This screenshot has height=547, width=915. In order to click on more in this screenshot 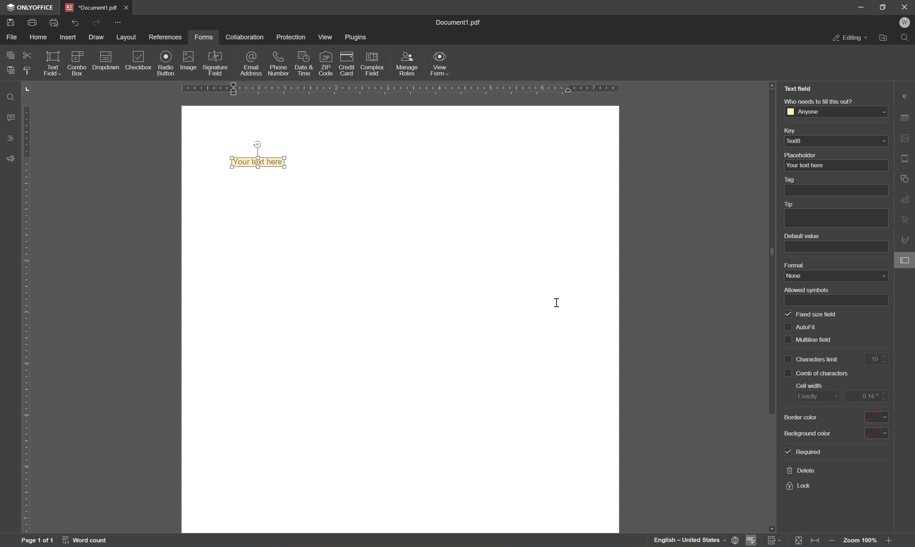, I will do `click(119, 23)`.